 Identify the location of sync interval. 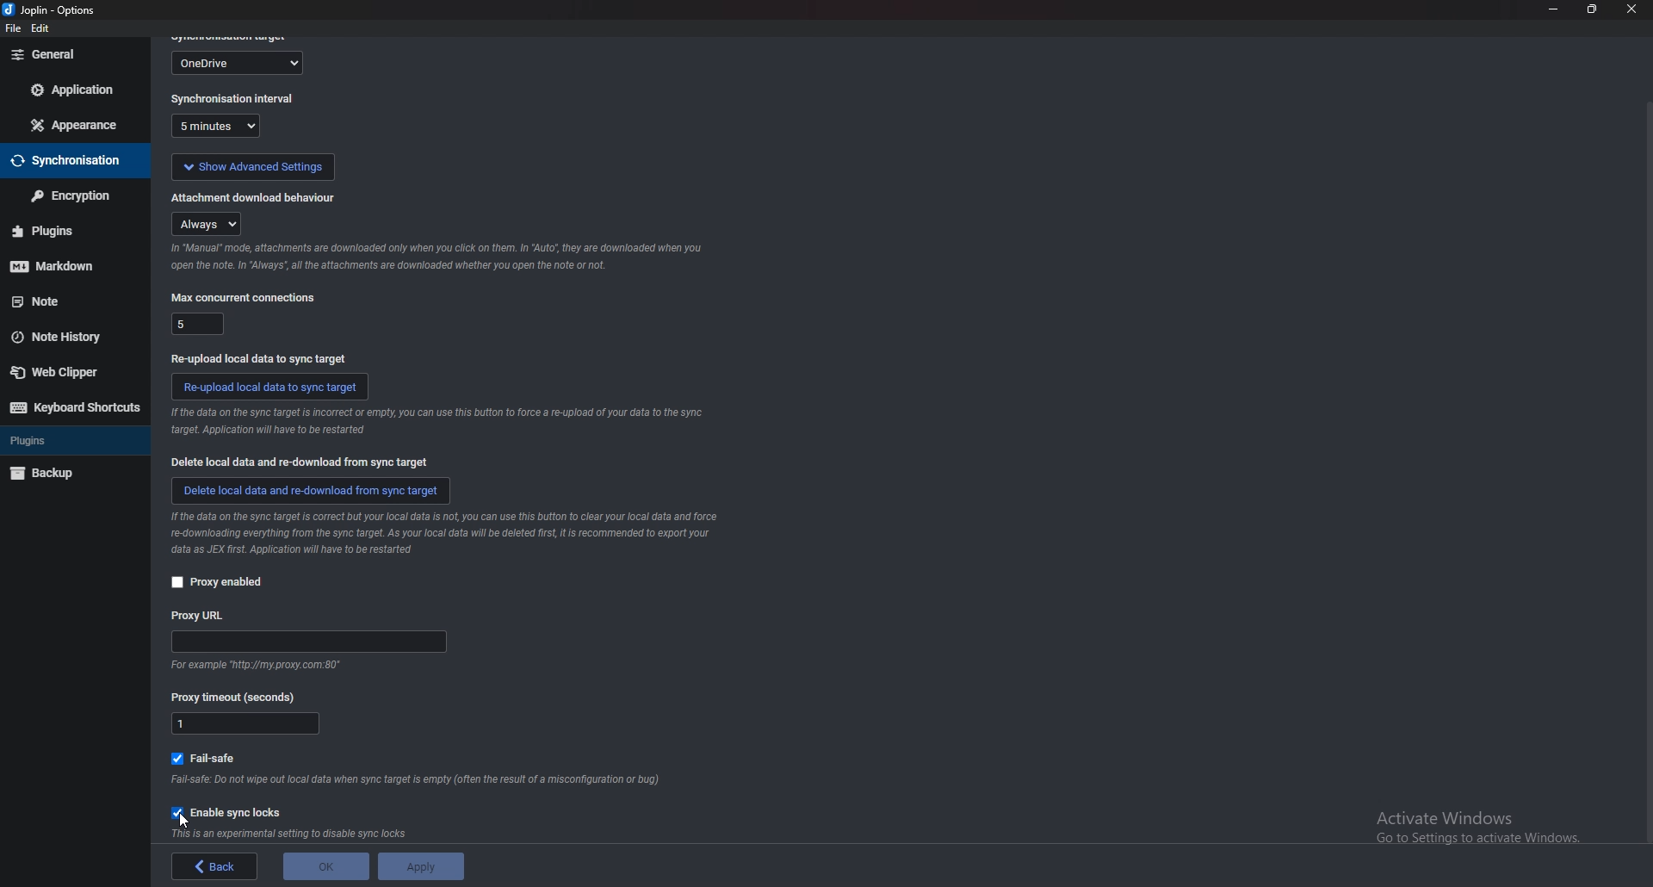
(221, 127).